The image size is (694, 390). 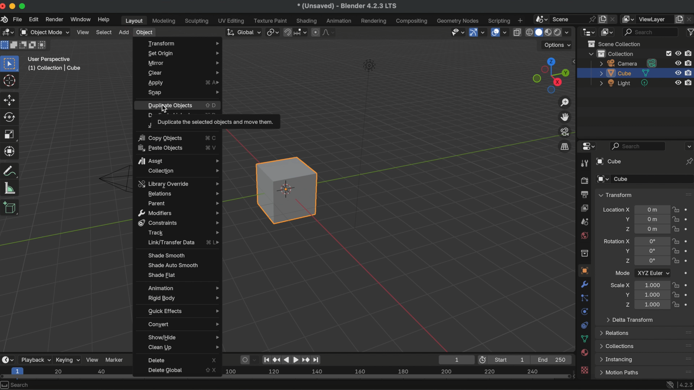 I want to click on shade flat, so click(x=162, y=276).